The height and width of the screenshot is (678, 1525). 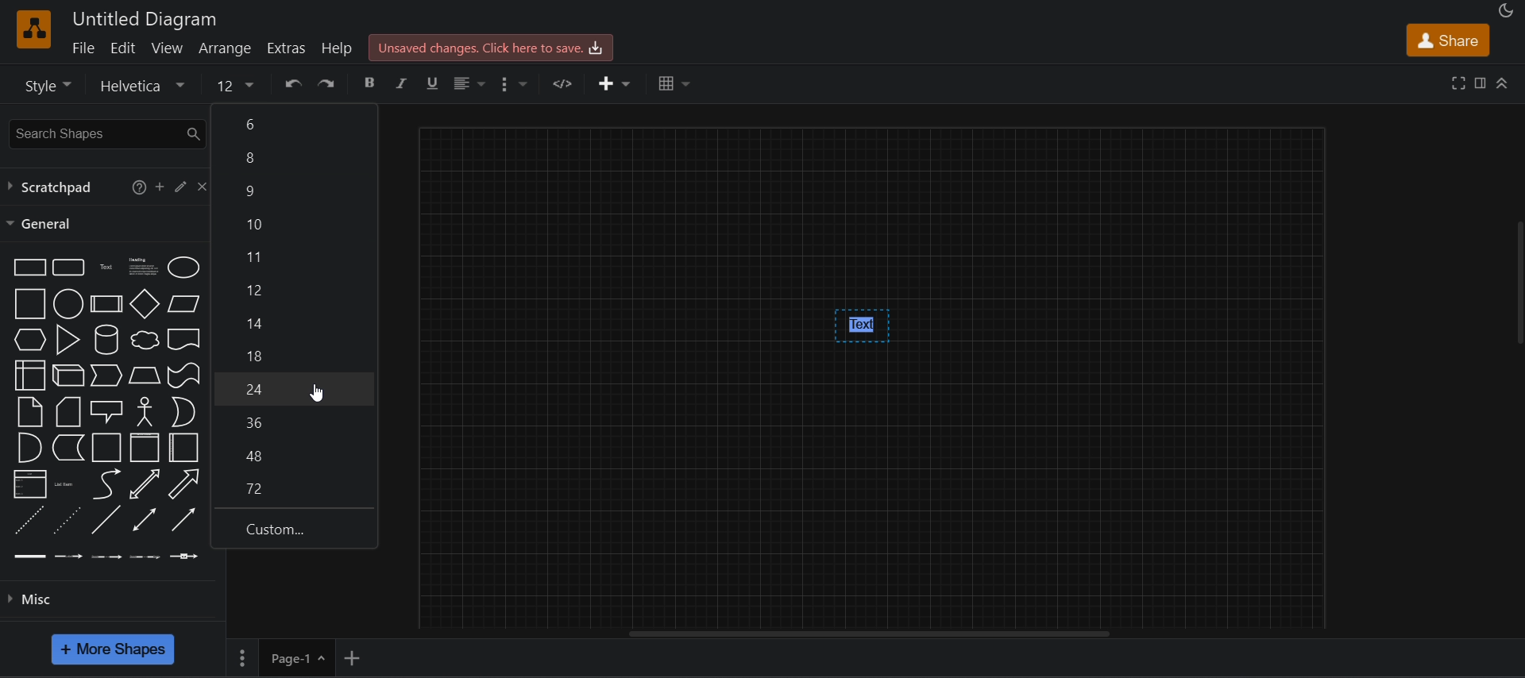 I want to click on Textbox, so click(x=145, y=268).